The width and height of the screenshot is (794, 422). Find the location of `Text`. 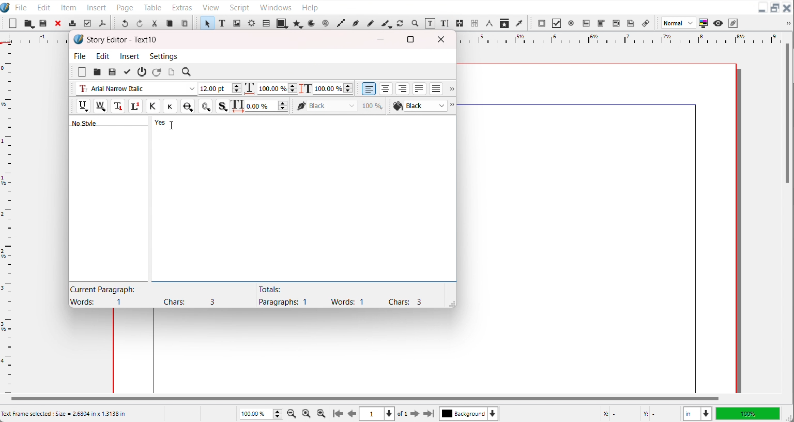

Text is located at coordinates (150, 295).